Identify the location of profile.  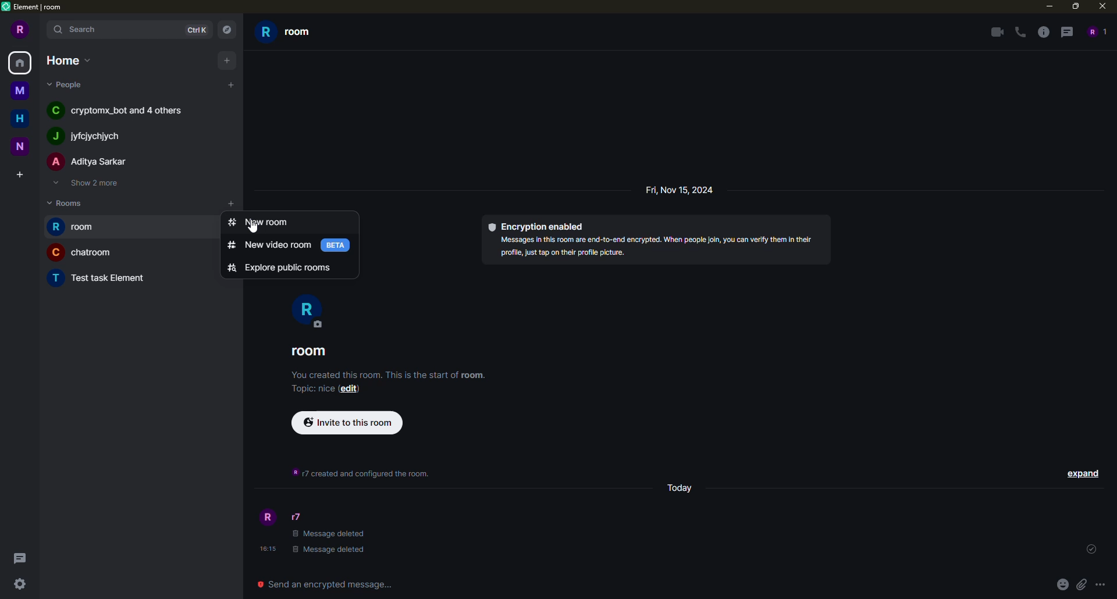
(22, 29).